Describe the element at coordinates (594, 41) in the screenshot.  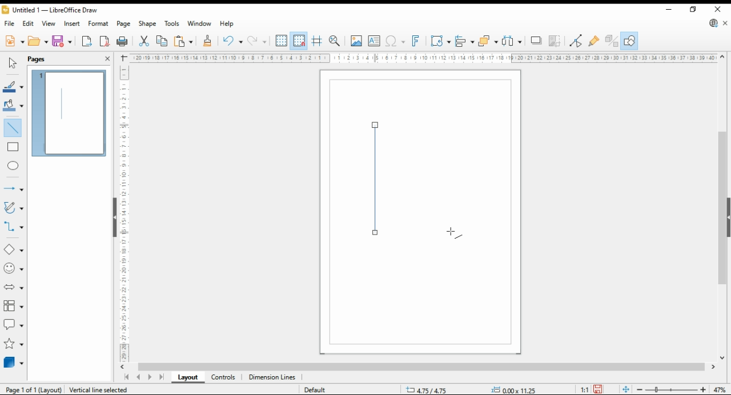
I see `show gluepoint functions` at that location.